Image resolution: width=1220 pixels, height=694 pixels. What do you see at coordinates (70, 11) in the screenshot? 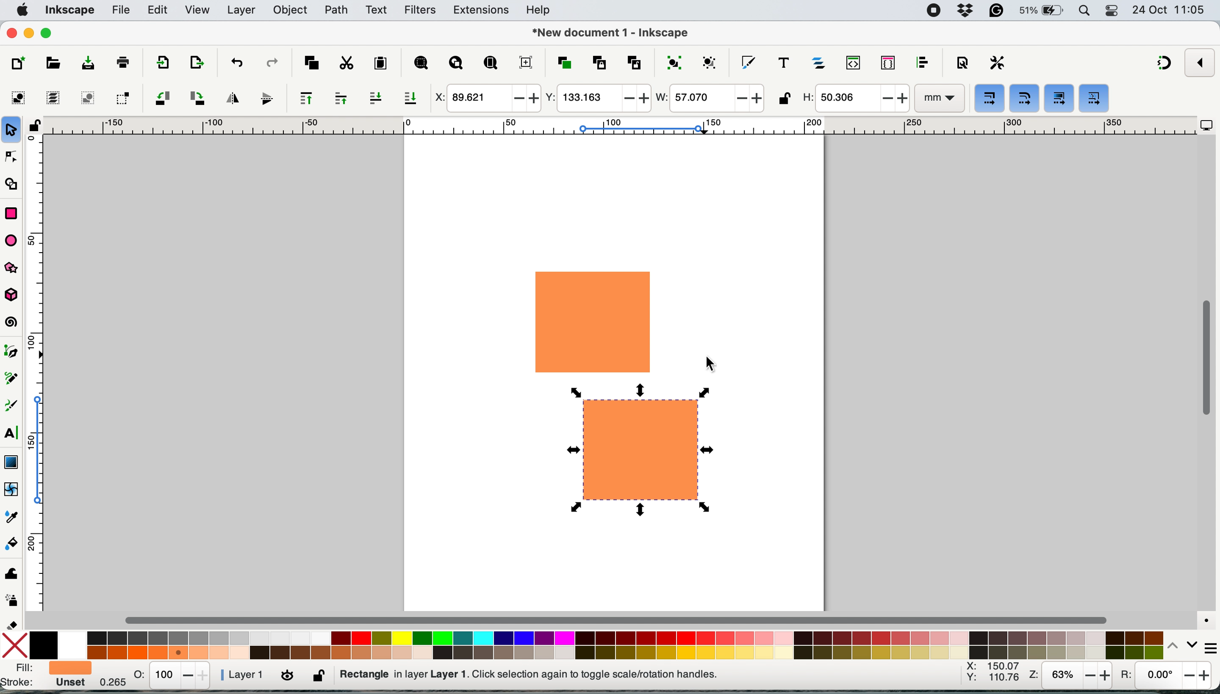
I see `inkscape` at bounding box center [70, 11].